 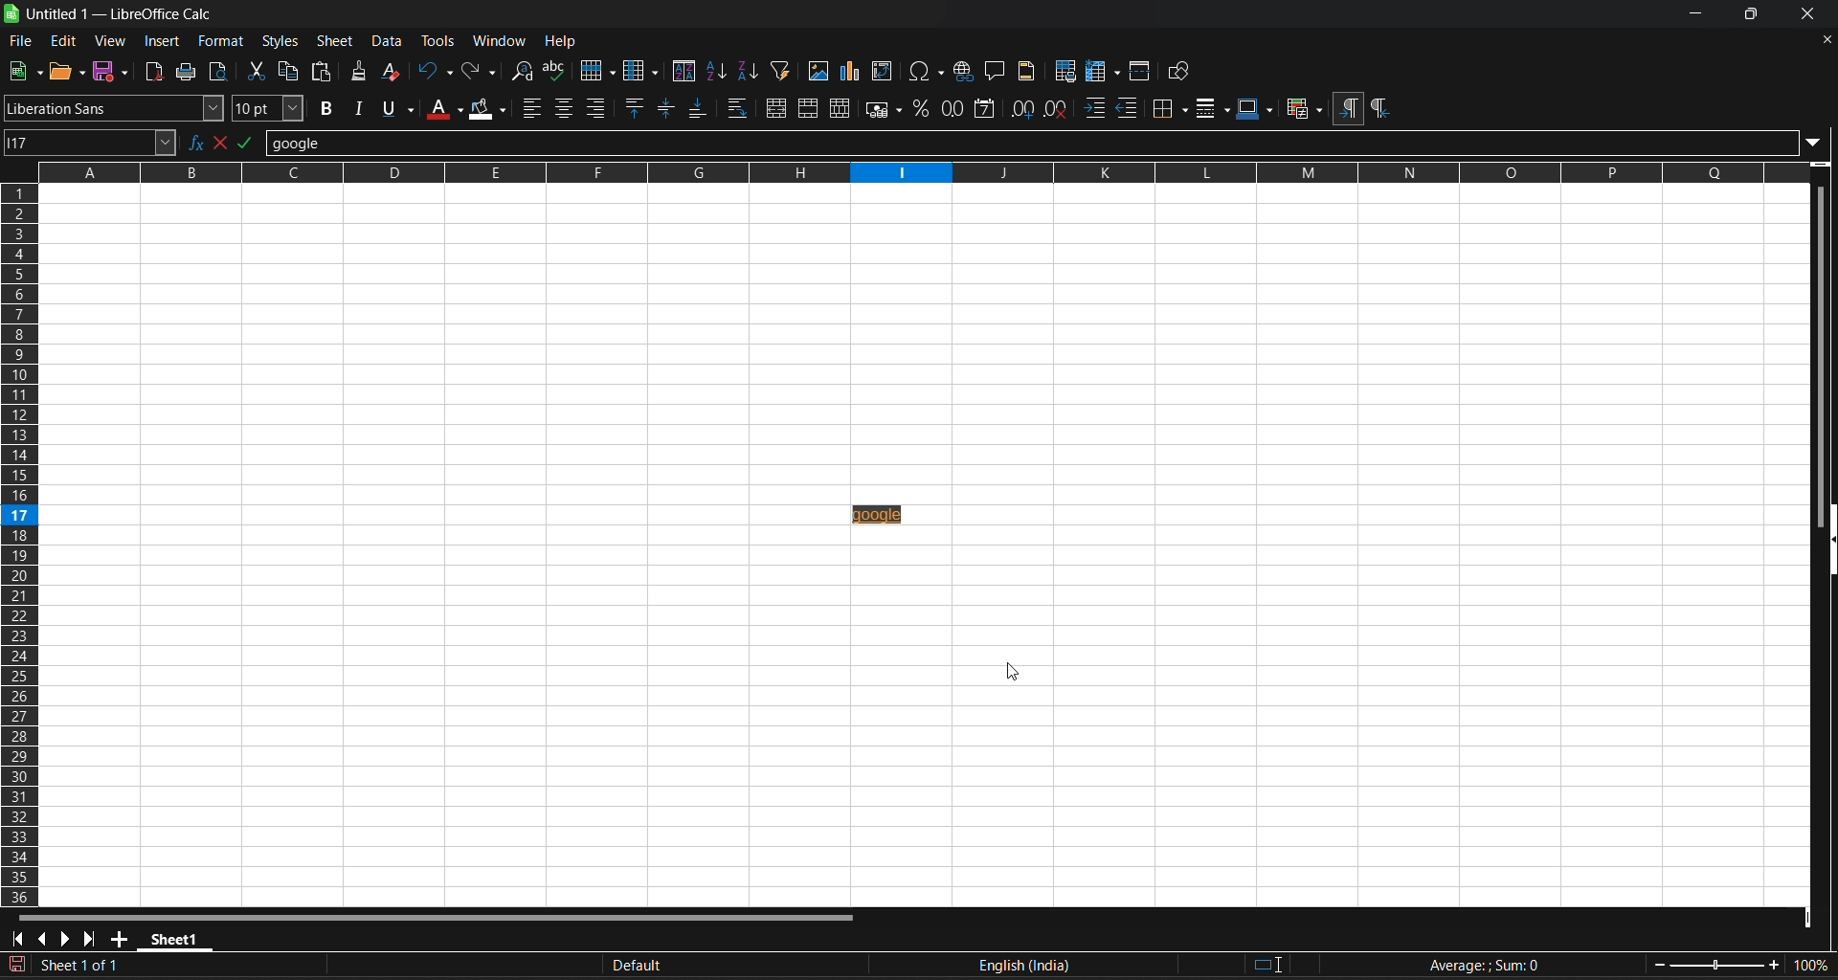 What do you see at coordinates (121, 14) in the screenshot?
I see `title` at bounding box center [121, 14].